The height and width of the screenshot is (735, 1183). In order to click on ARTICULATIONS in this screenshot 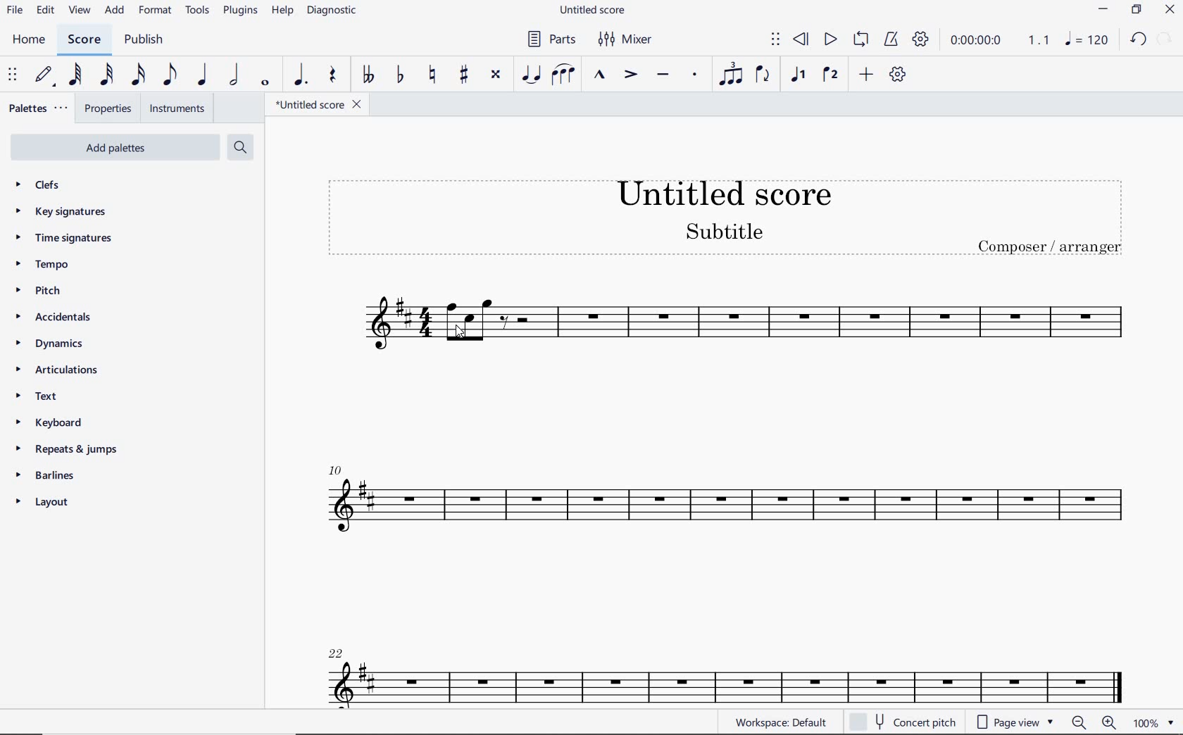, I will do `click(57, 372)`.